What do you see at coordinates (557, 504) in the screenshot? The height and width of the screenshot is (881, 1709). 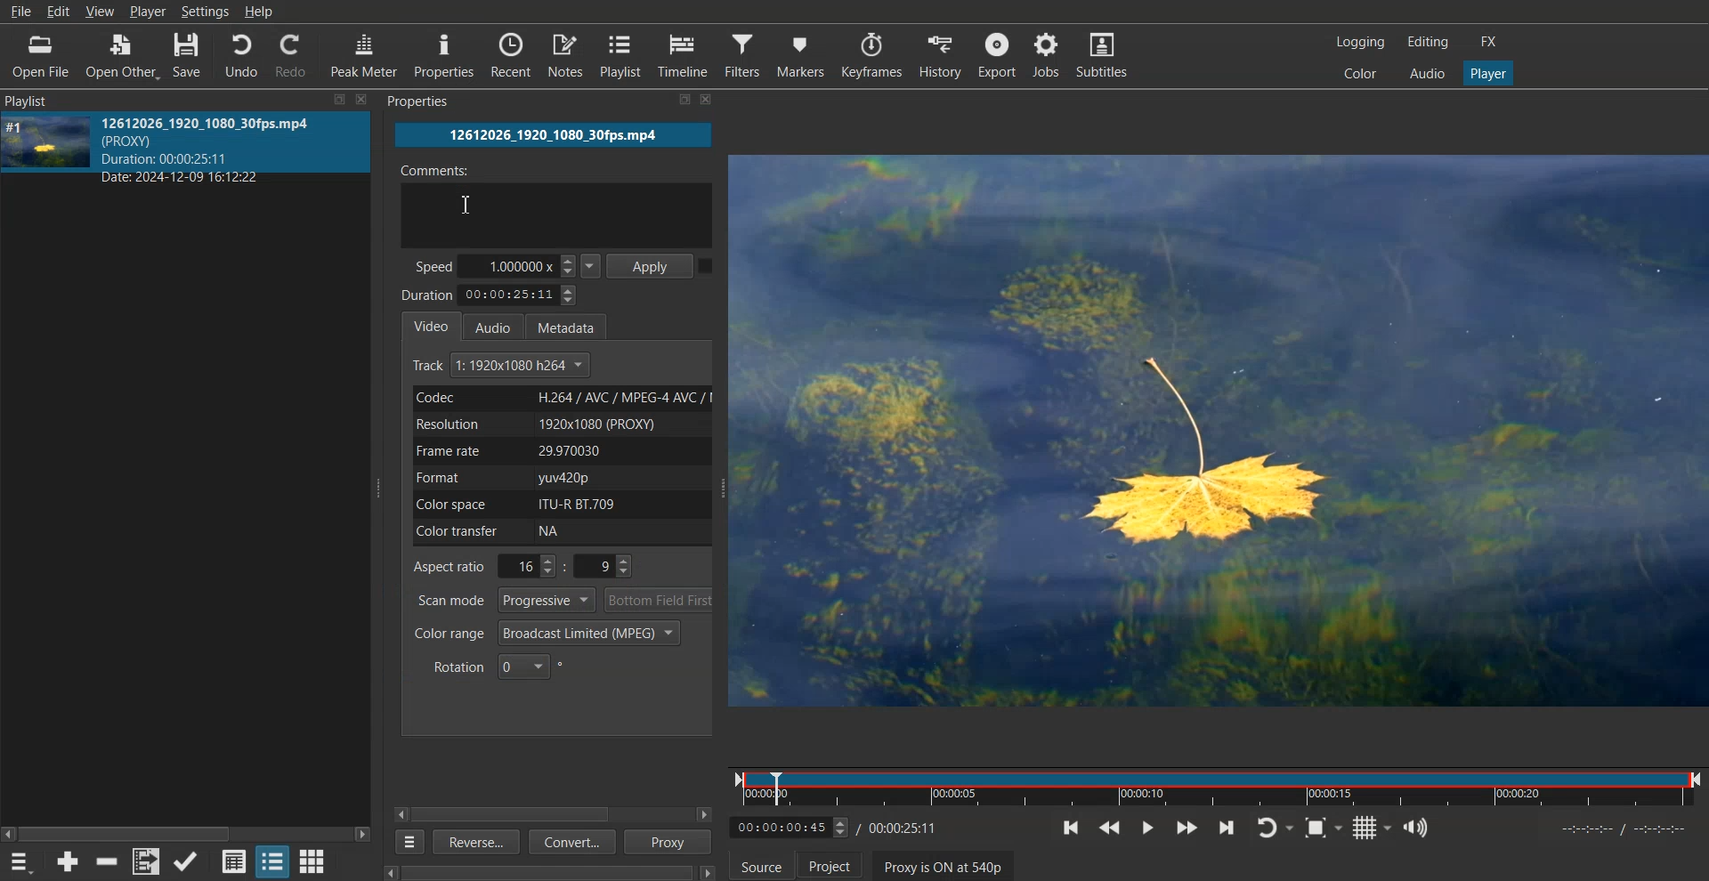 I see `Color Space` at bounding box center [557, 504].